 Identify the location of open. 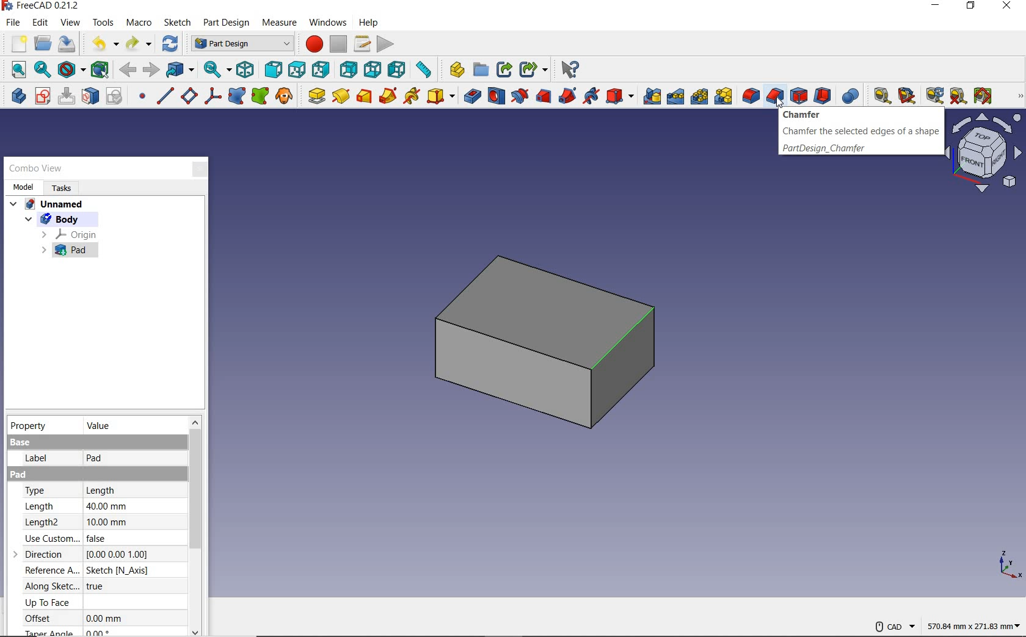
(43, 43).